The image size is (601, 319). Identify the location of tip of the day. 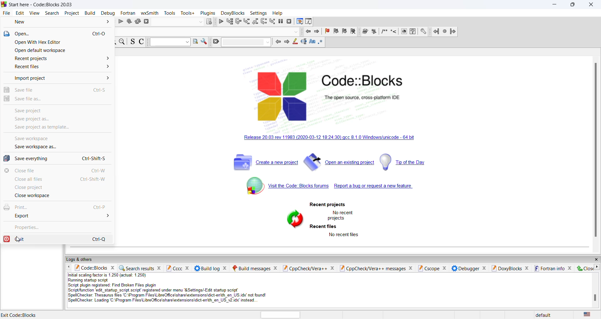
(406, 162).